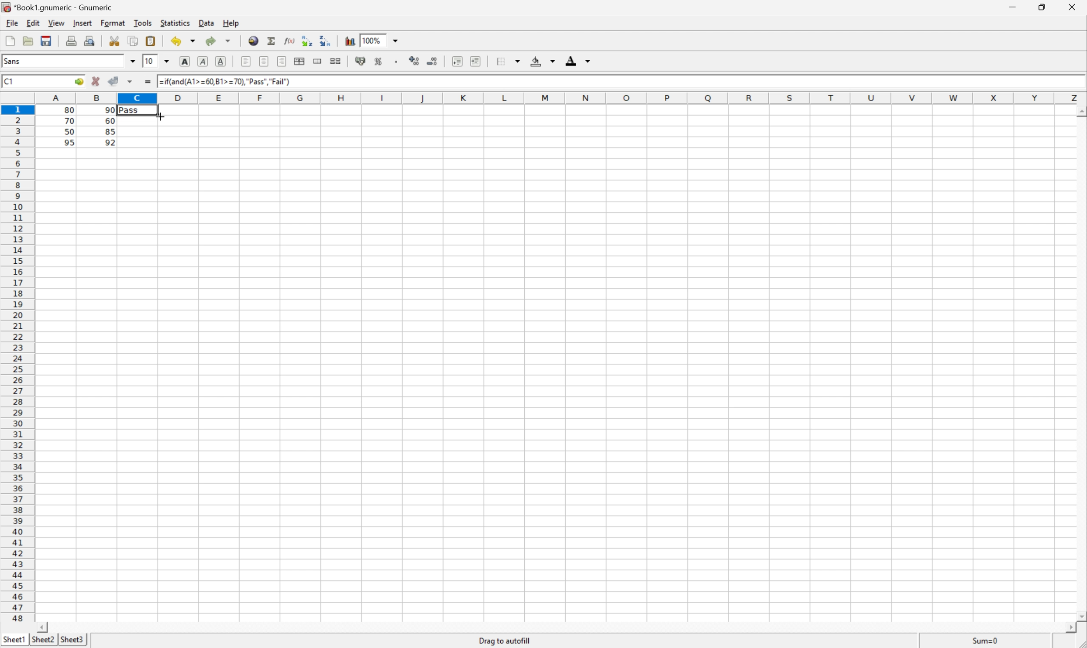  I want to click on *Book1.gnumeric - Gnumeric, so click(56, 7).